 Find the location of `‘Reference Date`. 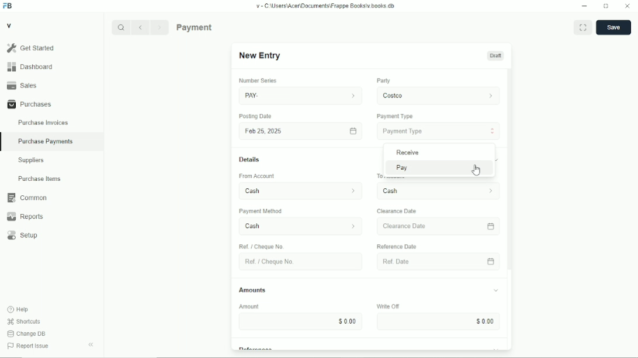

‘Reference Date is located at coordinates (398, 246).